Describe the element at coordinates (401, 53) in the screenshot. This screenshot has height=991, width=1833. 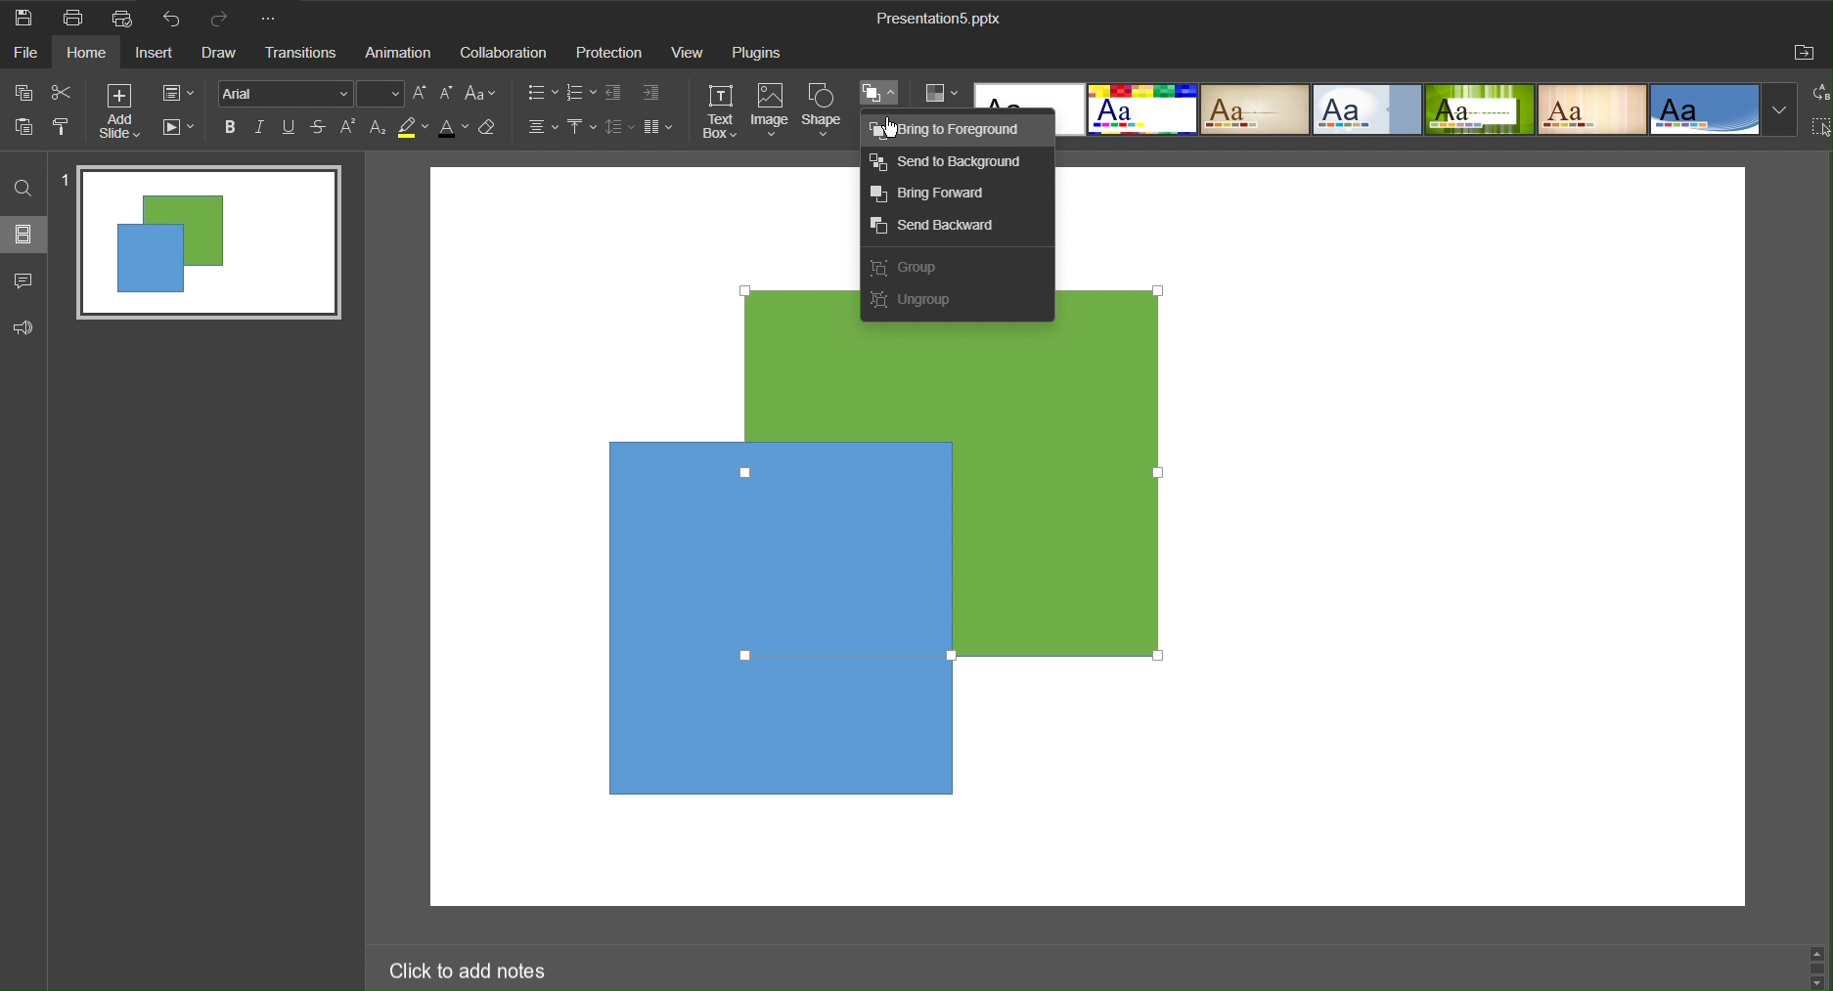
I see `Animation` at that location.